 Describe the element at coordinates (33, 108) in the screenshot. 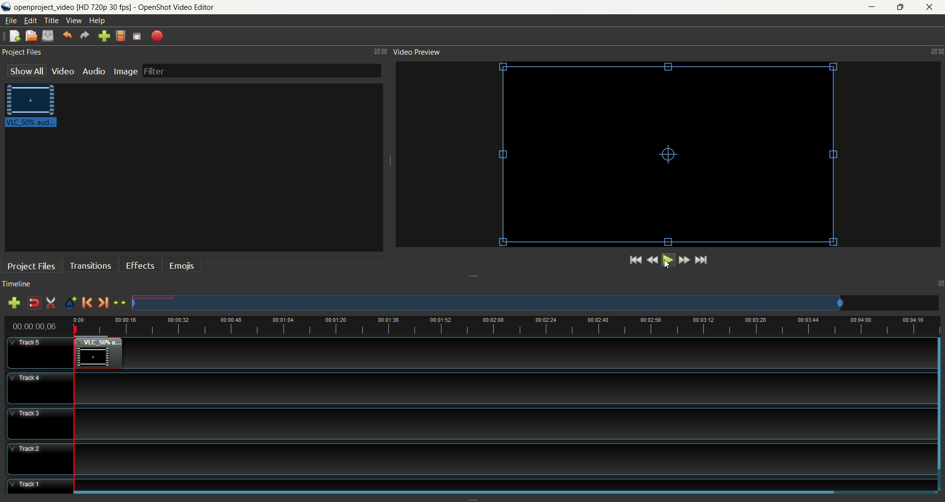

I see `video clip` at that location.